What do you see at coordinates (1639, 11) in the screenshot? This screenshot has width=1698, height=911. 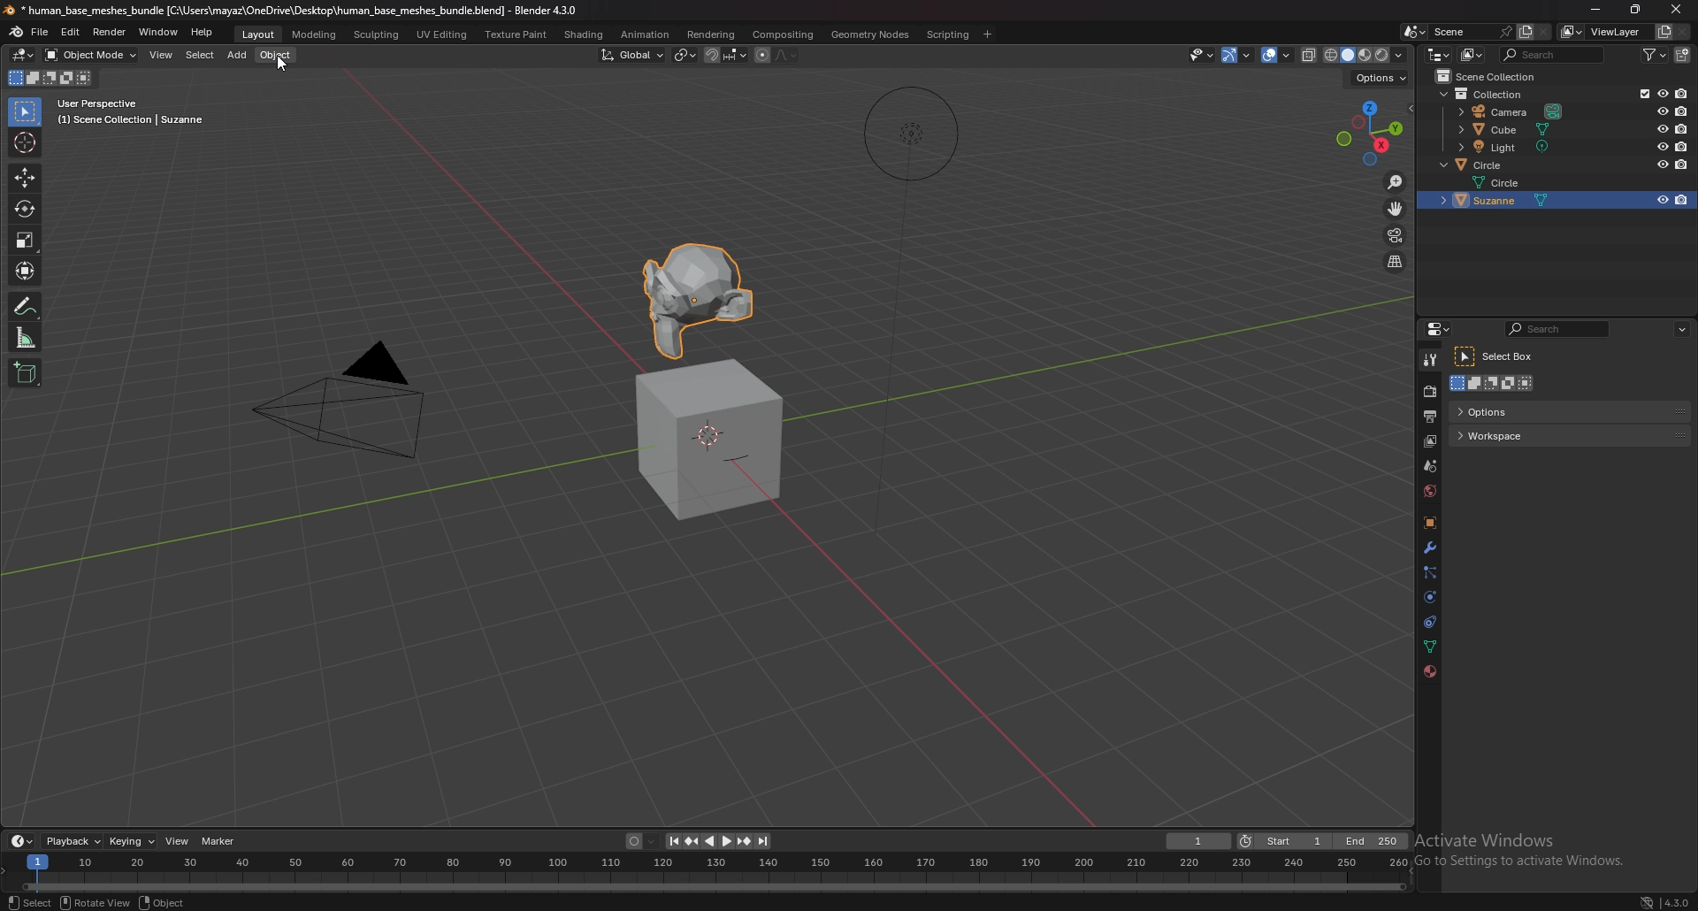 I see `resize` at bounding box center [1639, 11].